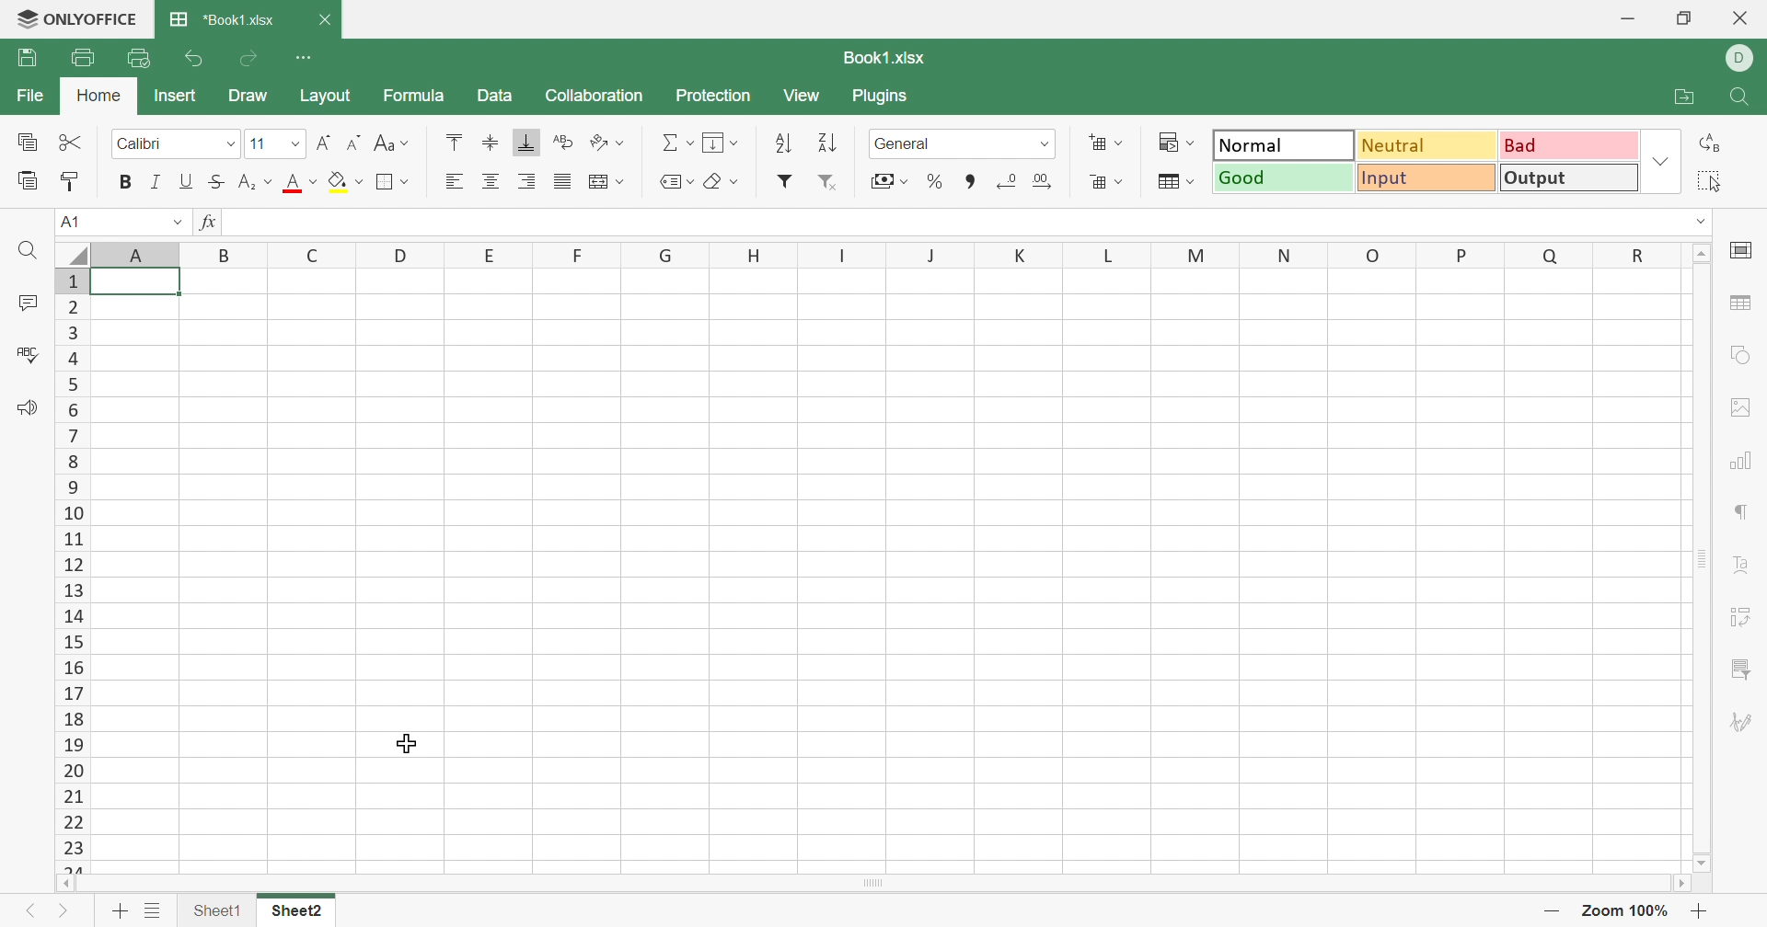 This screenshot has width=1767, height=927. What do you see at coordinates (492, 94) in the screenshot?
I see `Data` at bounding box center [492, 94].